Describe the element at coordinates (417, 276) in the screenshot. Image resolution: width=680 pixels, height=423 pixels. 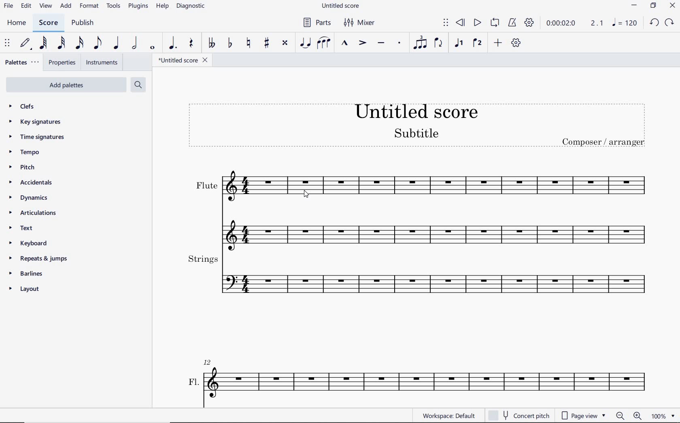
I see `strings` at that location.